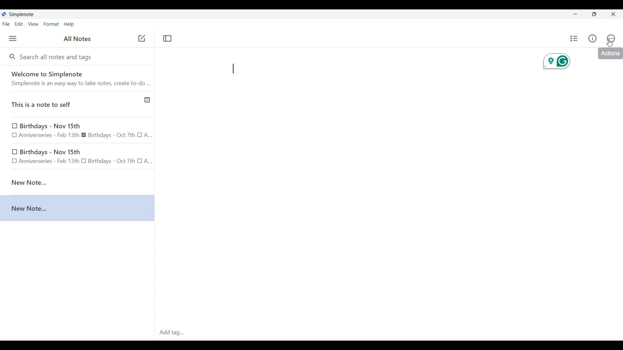  Describe the element at coordinates (609, 43) in the screenshot. I see `Cursor clicking on actions` at that location.